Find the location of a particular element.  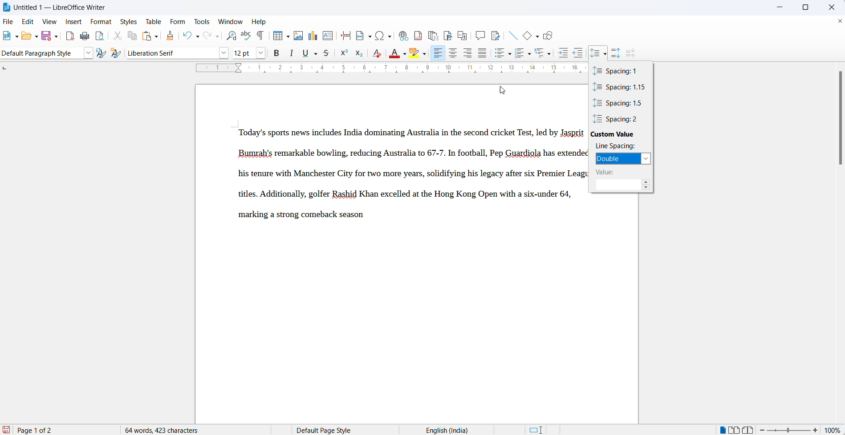

insert table is located at coordinates (276, 36).